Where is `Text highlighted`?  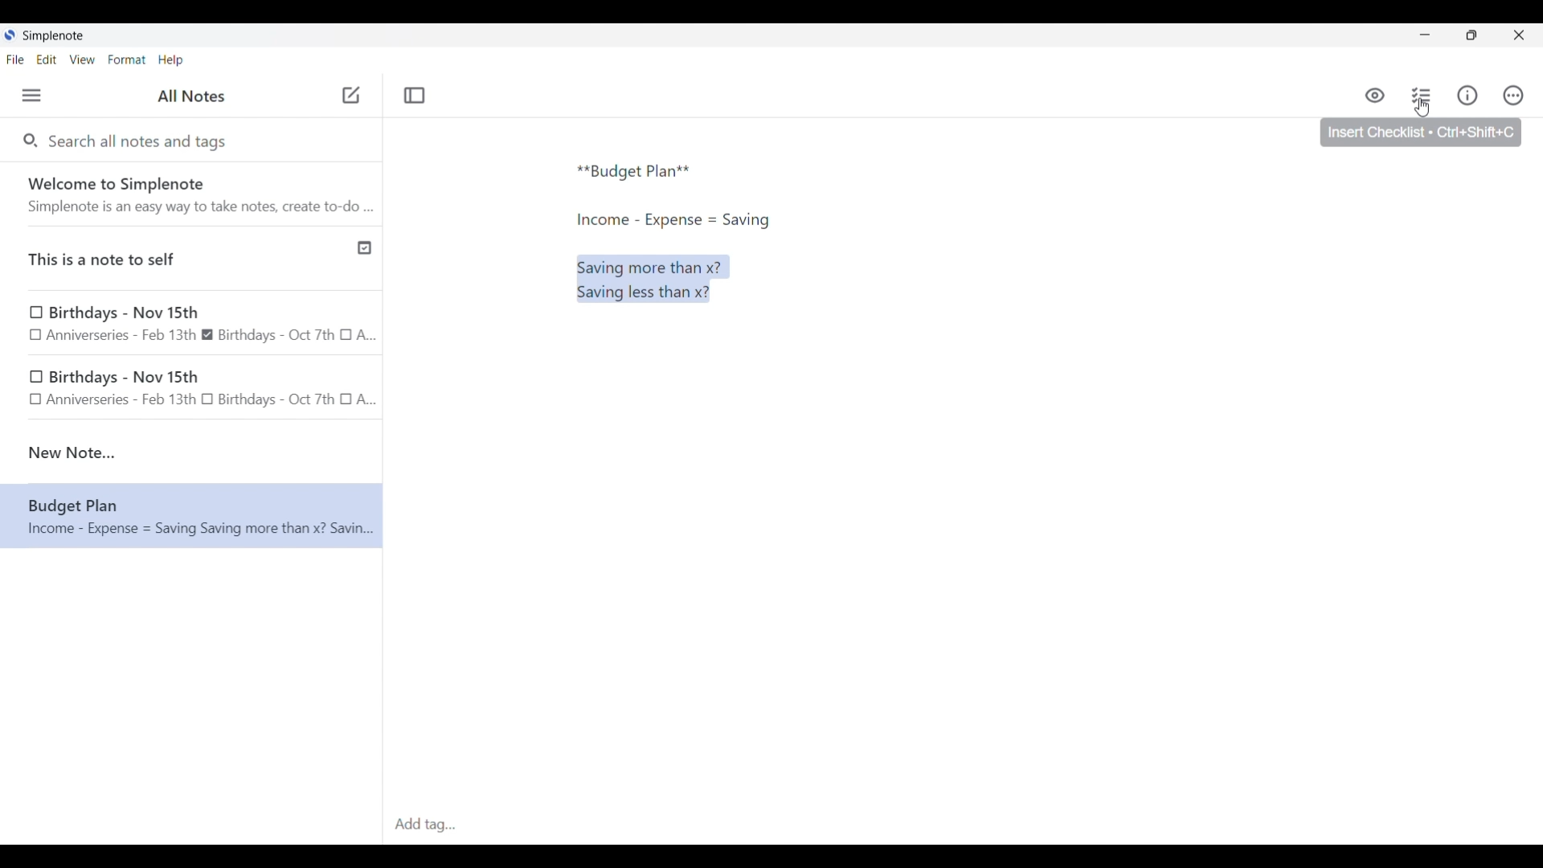 Text highlighted is located at coordinates (660, 278).